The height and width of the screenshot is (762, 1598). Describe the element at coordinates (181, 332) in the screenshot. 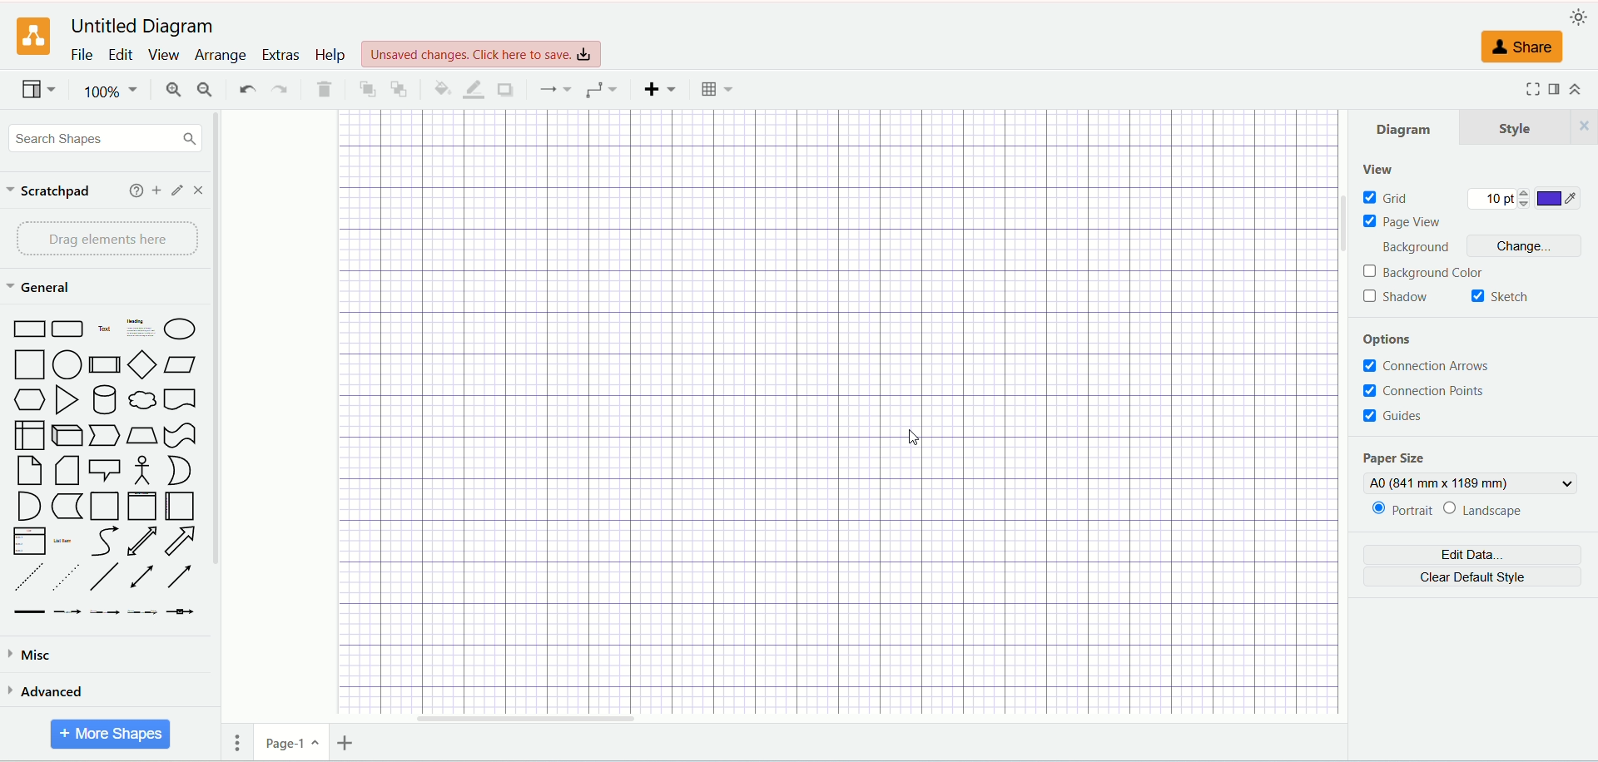

I see `Ellipse` at that location.